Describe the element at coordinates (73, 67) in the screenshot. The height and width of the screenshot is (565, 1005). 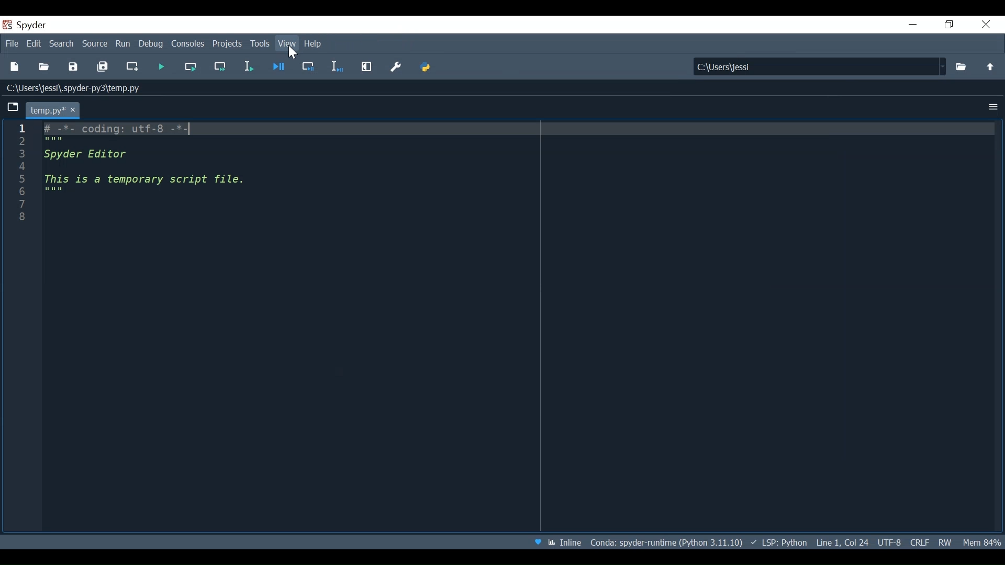
I see `Save File` at that location.